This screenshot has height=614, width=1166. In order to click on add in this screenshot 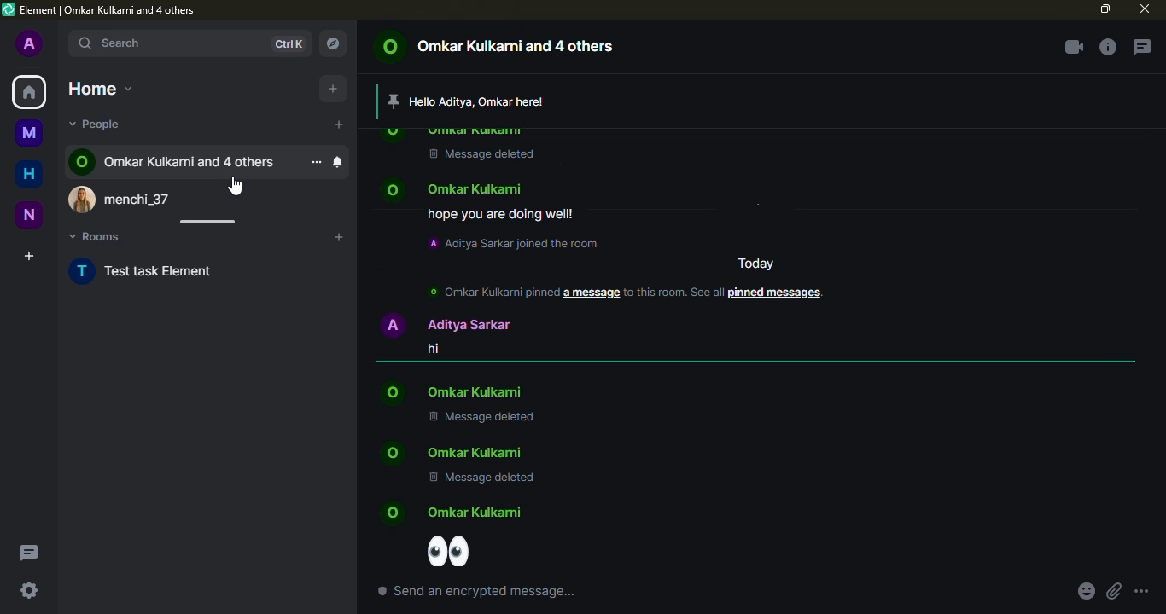, I will do `click(339, 125)`.